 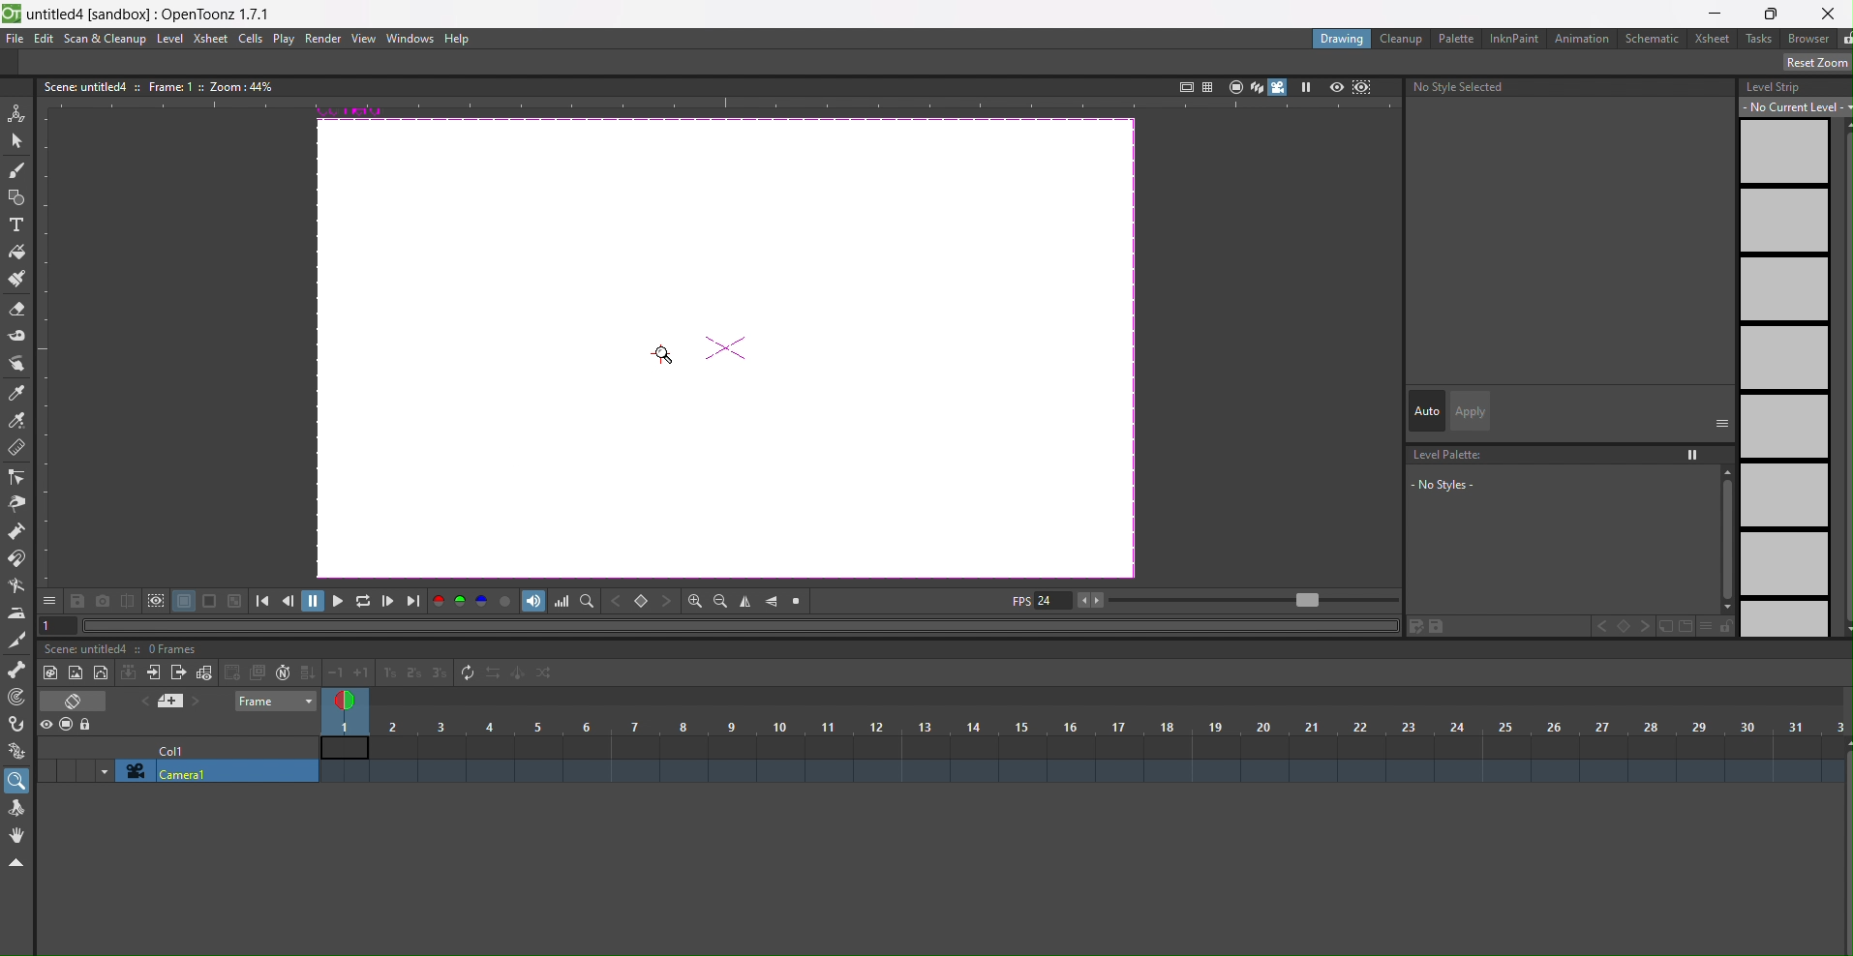 I want to click on , so click(x=283, y=673).